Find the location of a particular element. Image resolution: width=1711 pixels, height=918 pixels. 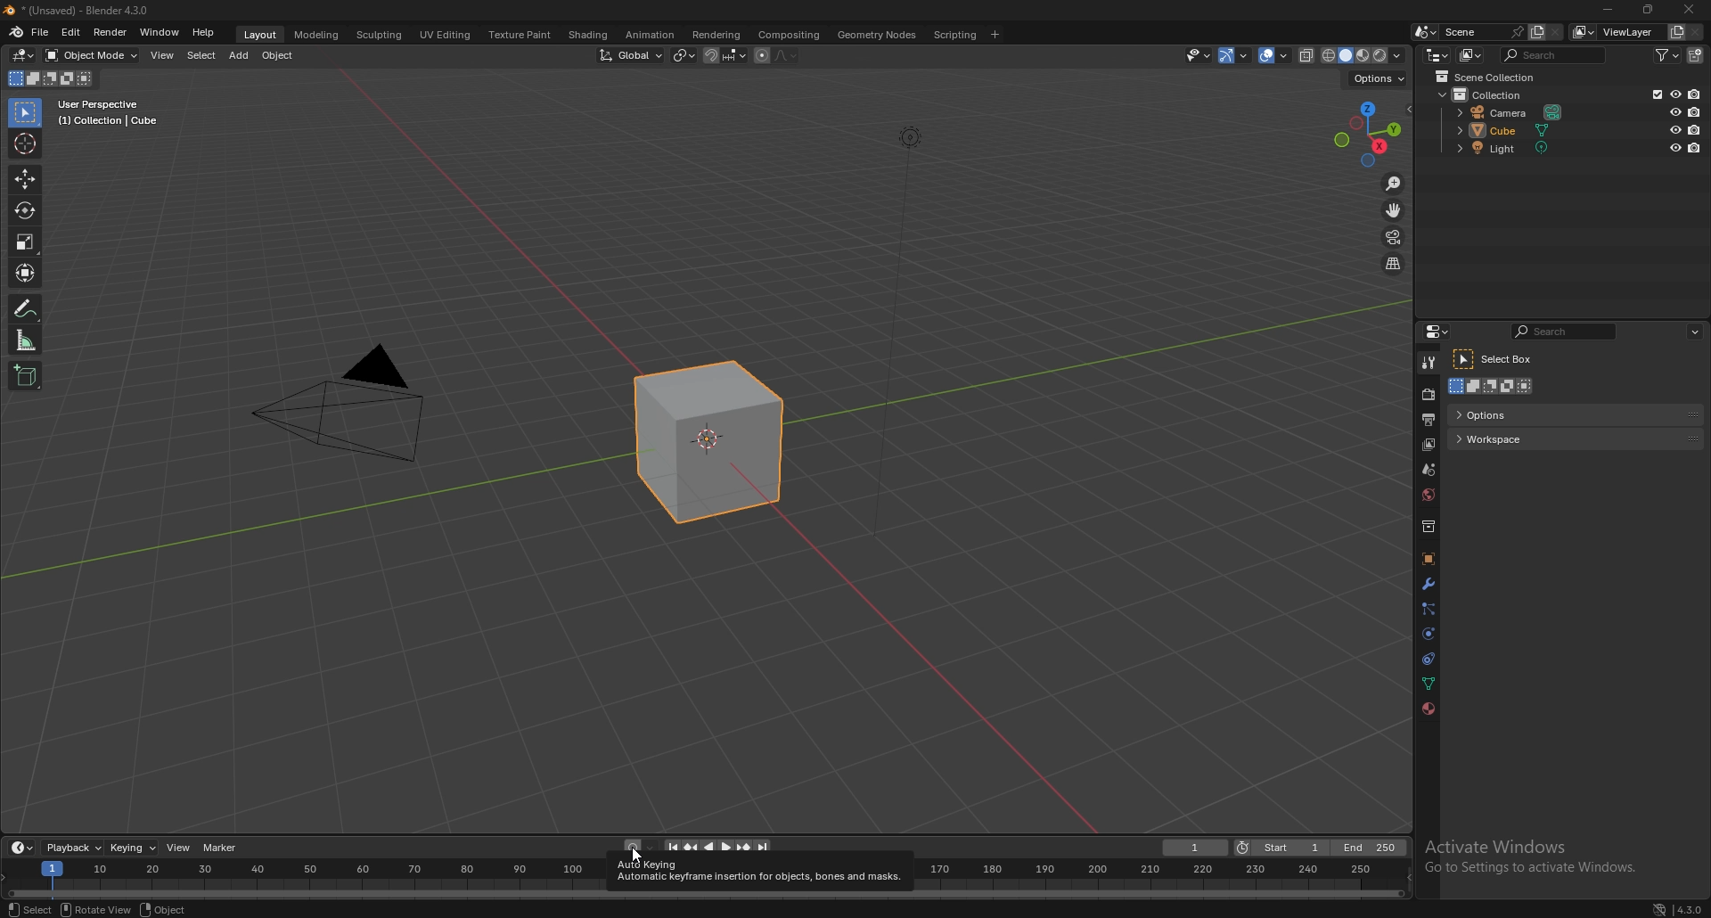

remove view layer is located at coordinates (1696, 32).